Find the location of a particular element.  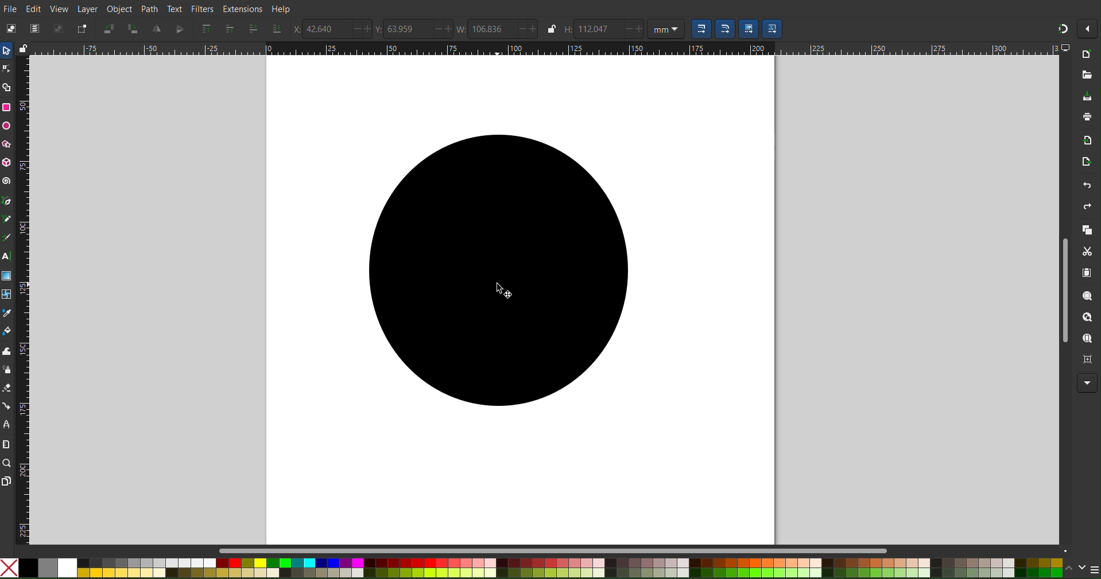

increase/decrease is located at coordinates (528, 29).